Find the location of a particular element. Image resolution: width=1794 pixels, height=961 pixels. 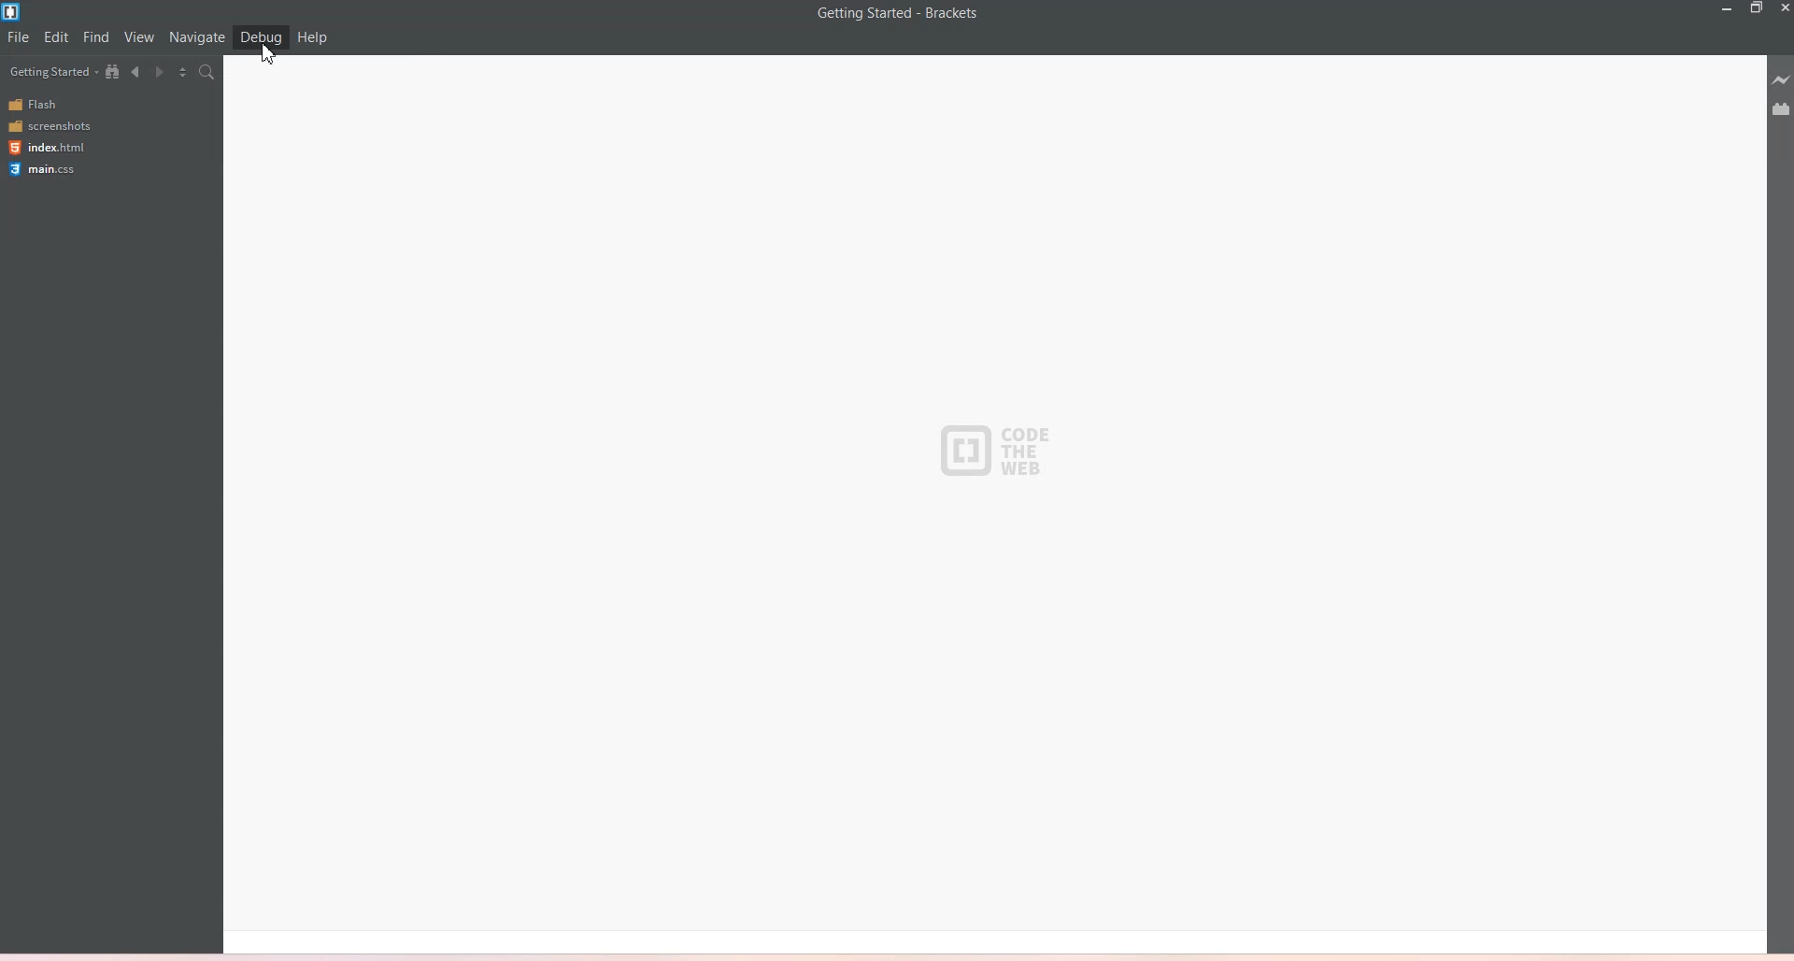

Show in file tree is located at coordinates (116, 71).